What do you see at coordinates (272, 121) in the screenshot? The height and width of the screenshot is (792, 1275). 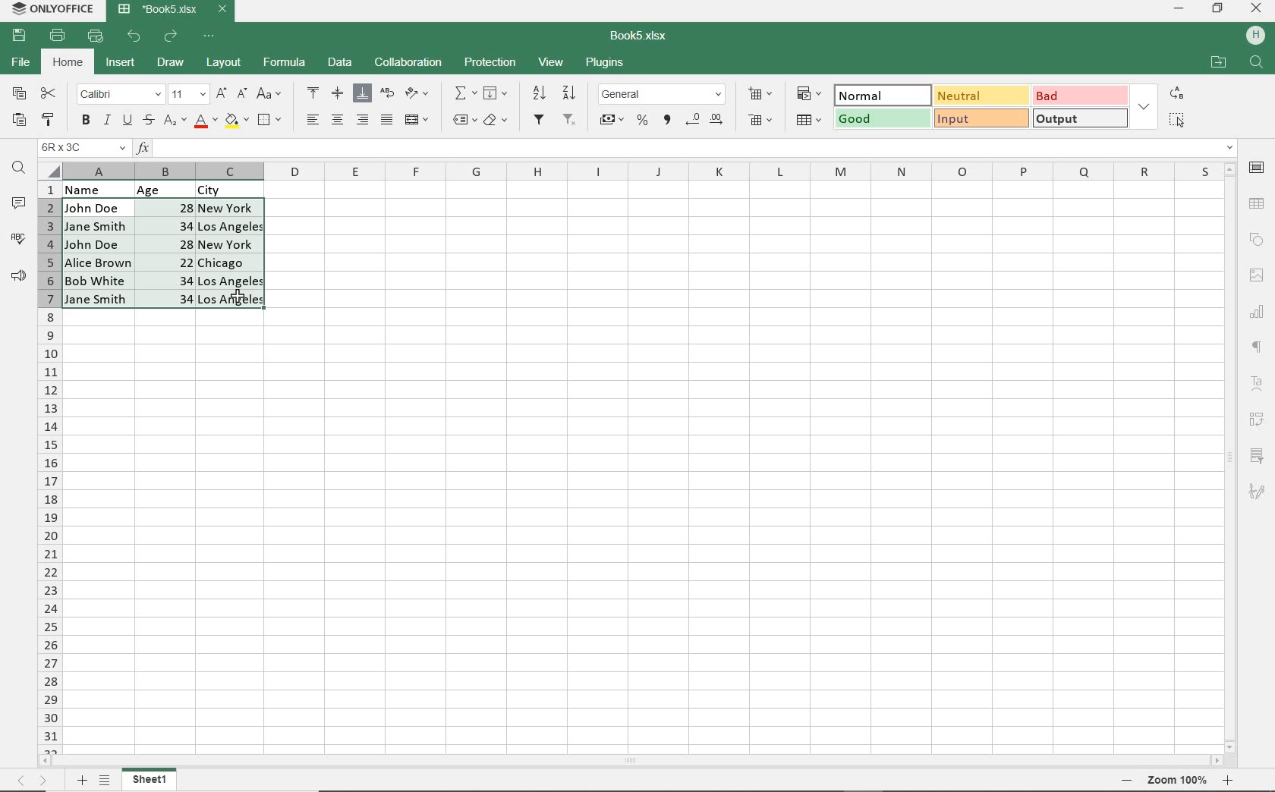 I see `BORDERS` at bounding box center [272, 121].